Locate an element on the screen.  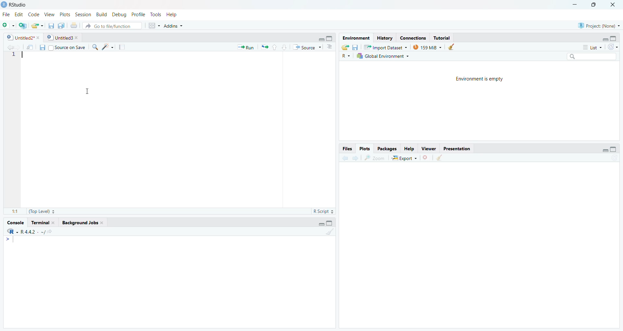
Files is located at coordinates (347, 149).